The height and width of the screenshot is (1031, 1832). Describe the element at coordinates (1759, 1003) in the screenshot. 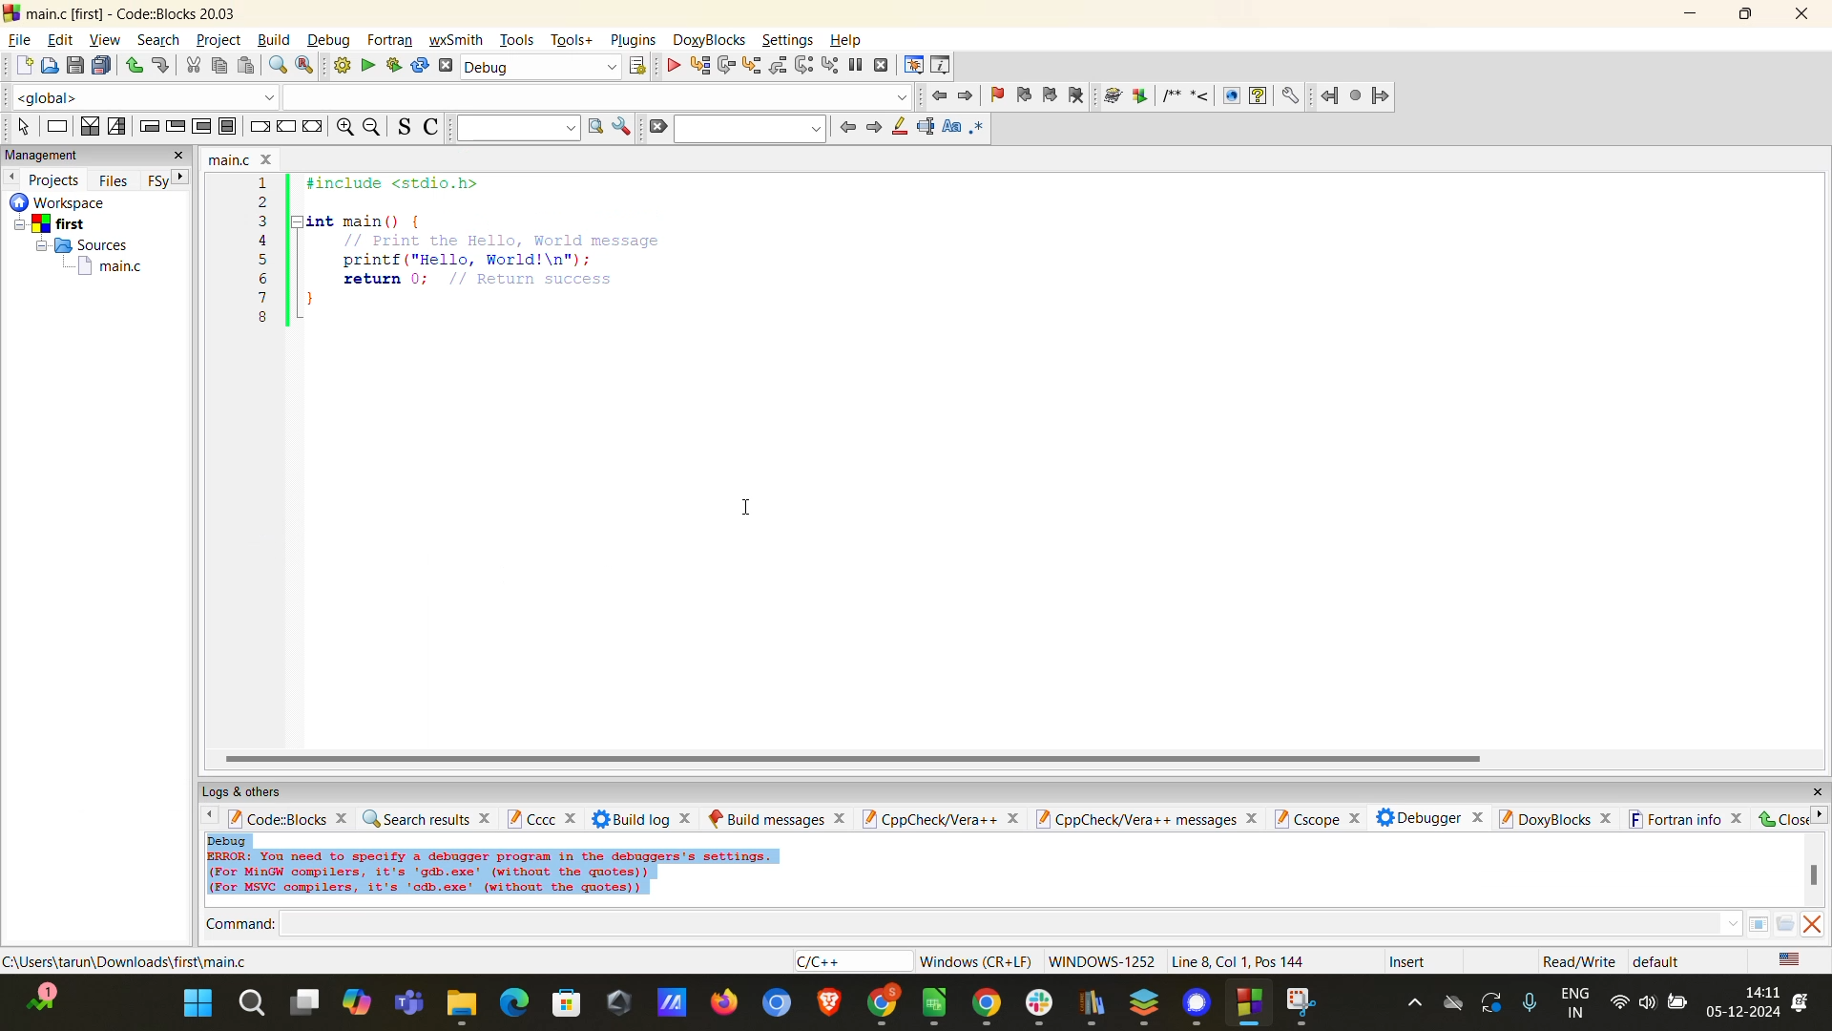

I see `date and time ` at that location.